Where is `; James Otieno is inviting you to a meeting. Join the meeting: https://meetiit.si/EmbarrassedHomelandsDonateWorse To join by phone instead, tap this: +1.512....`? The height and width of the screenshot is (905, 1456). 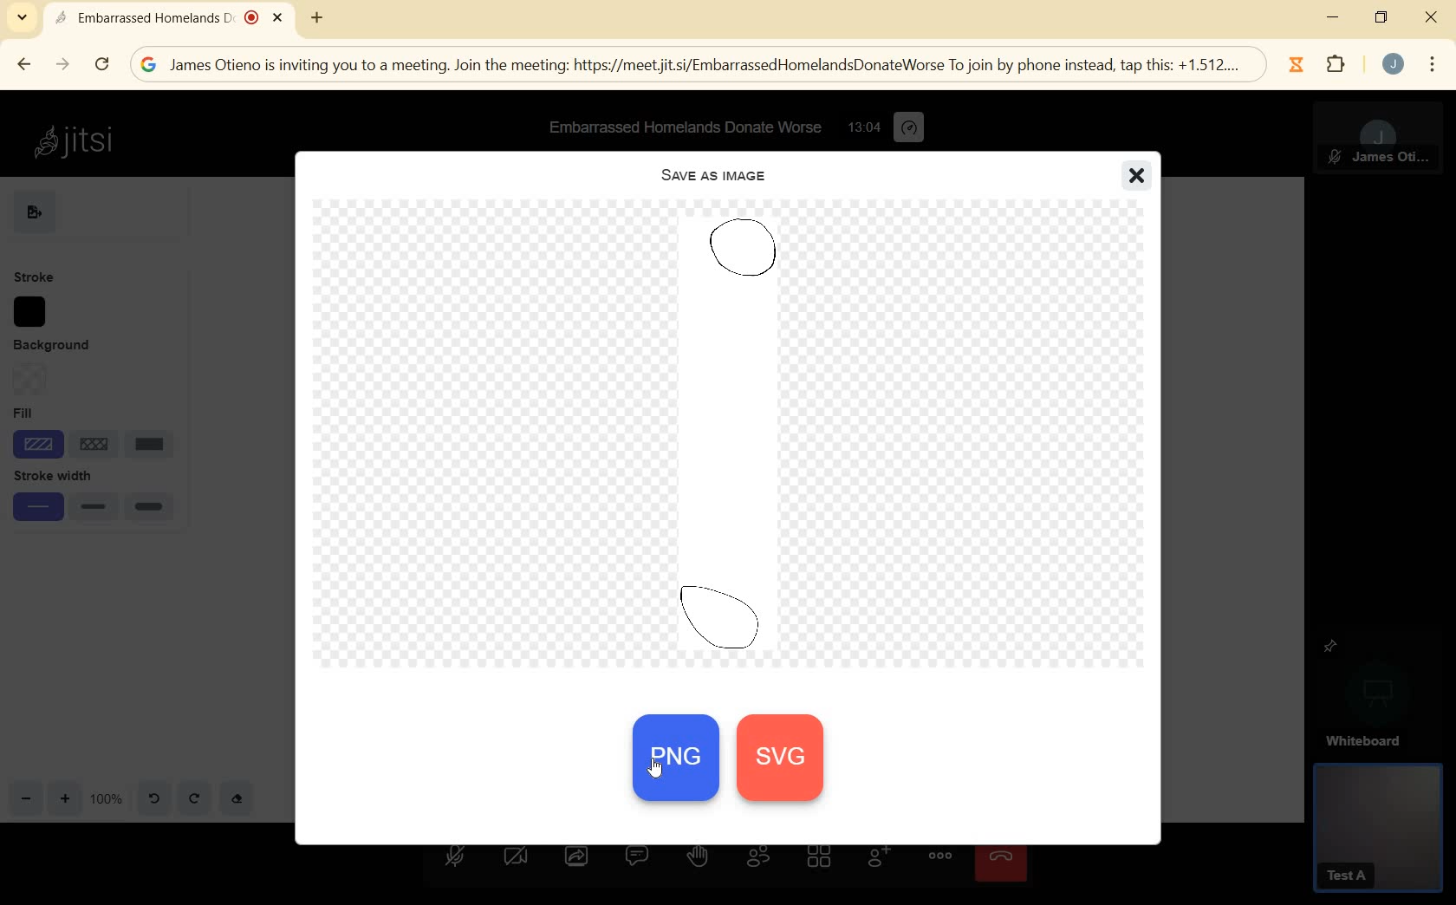
; James Otieno is inviting you to a meeting. Join the meeting: https://meetiit.si/EmbarrassedHomelandsDonateWorse To join by phone instead, tap this: +1.512.... is located at coordinates (706, 66).